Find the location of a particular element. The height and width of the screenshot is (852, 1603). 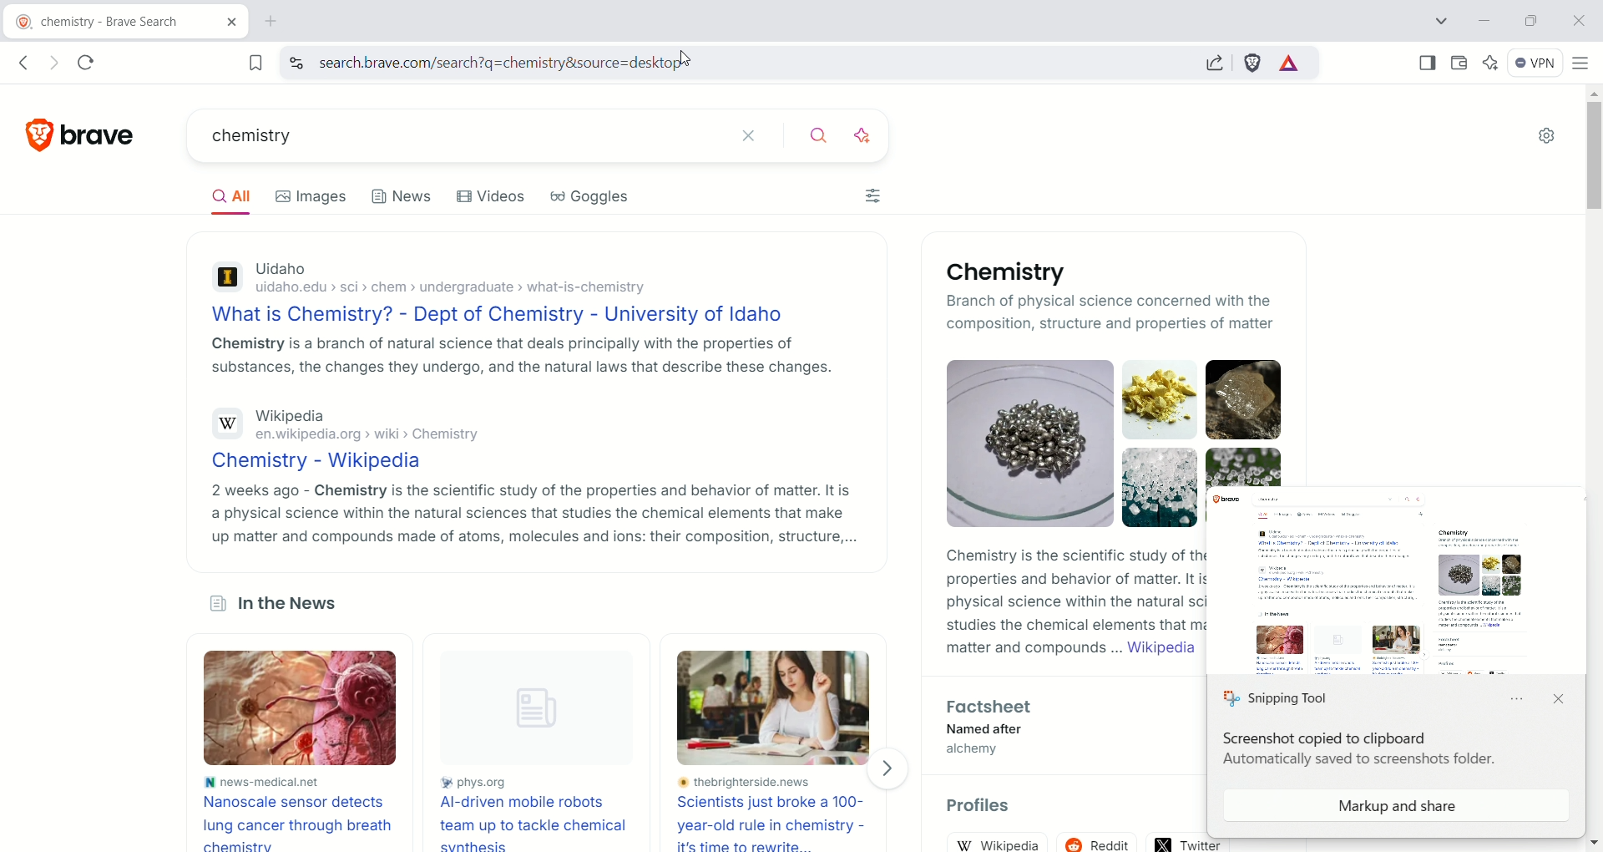

2 weeks ago - Chemistry is the scientific study of the properties and behavior of matter. It is a physical science within the natural sciences that studies the chemical elements that make up matter and compounds made of atoms, molecules and ions: their composition, structure, is located at coordinates (532, 514).